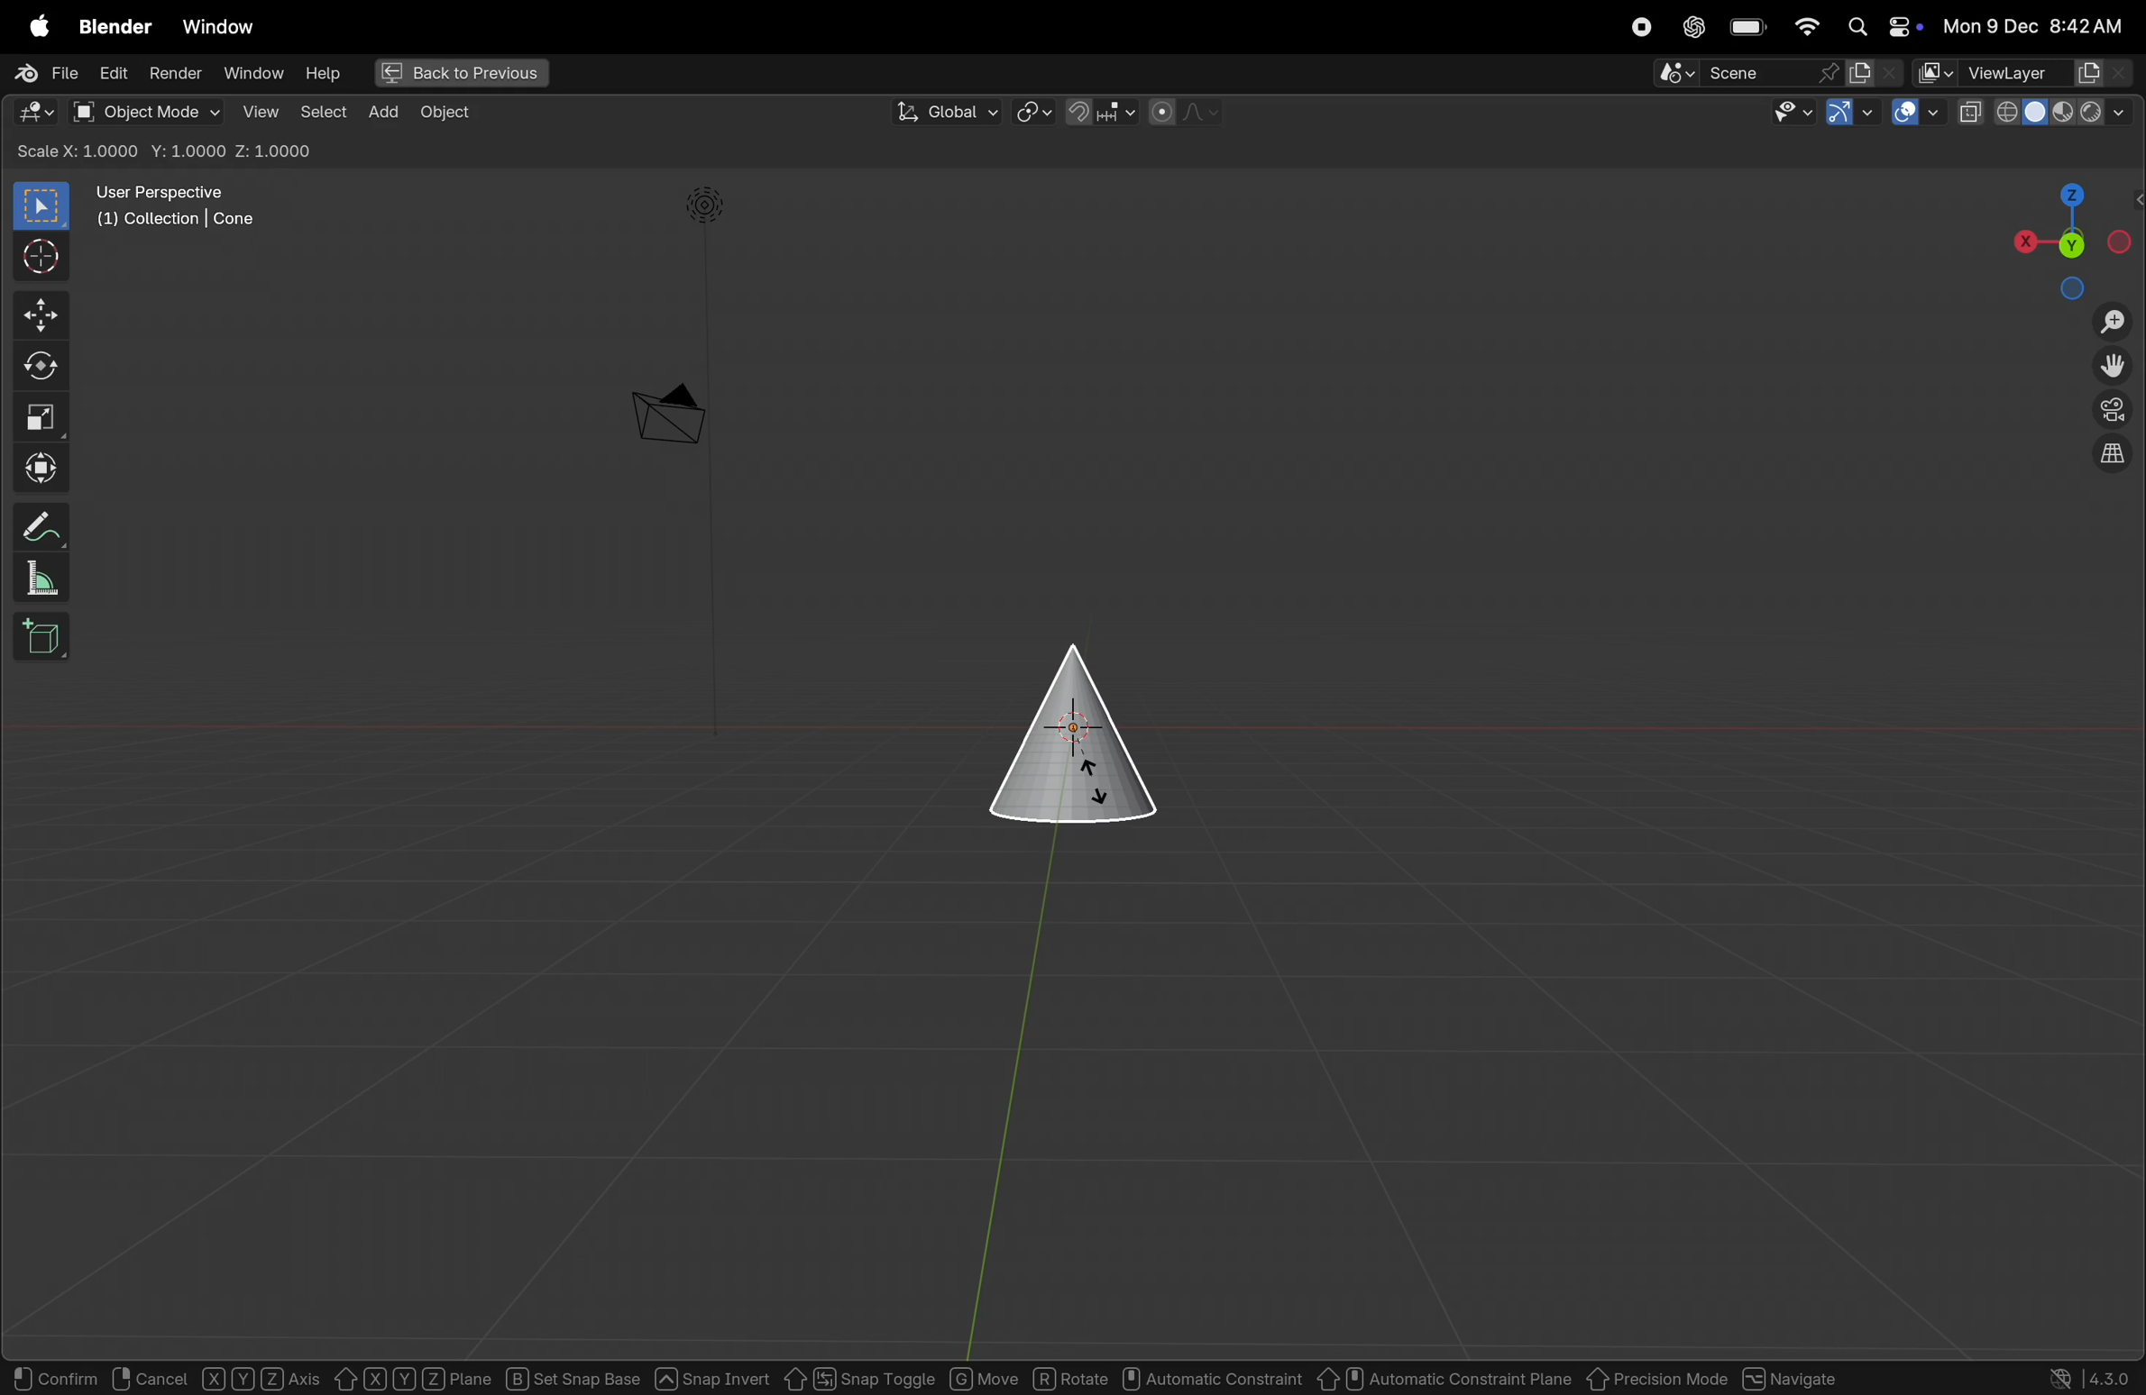  What do you see at coordinates (2115, 406) in the screenshot?
I see `toggle camera view` at bounding box center [2115, 406].